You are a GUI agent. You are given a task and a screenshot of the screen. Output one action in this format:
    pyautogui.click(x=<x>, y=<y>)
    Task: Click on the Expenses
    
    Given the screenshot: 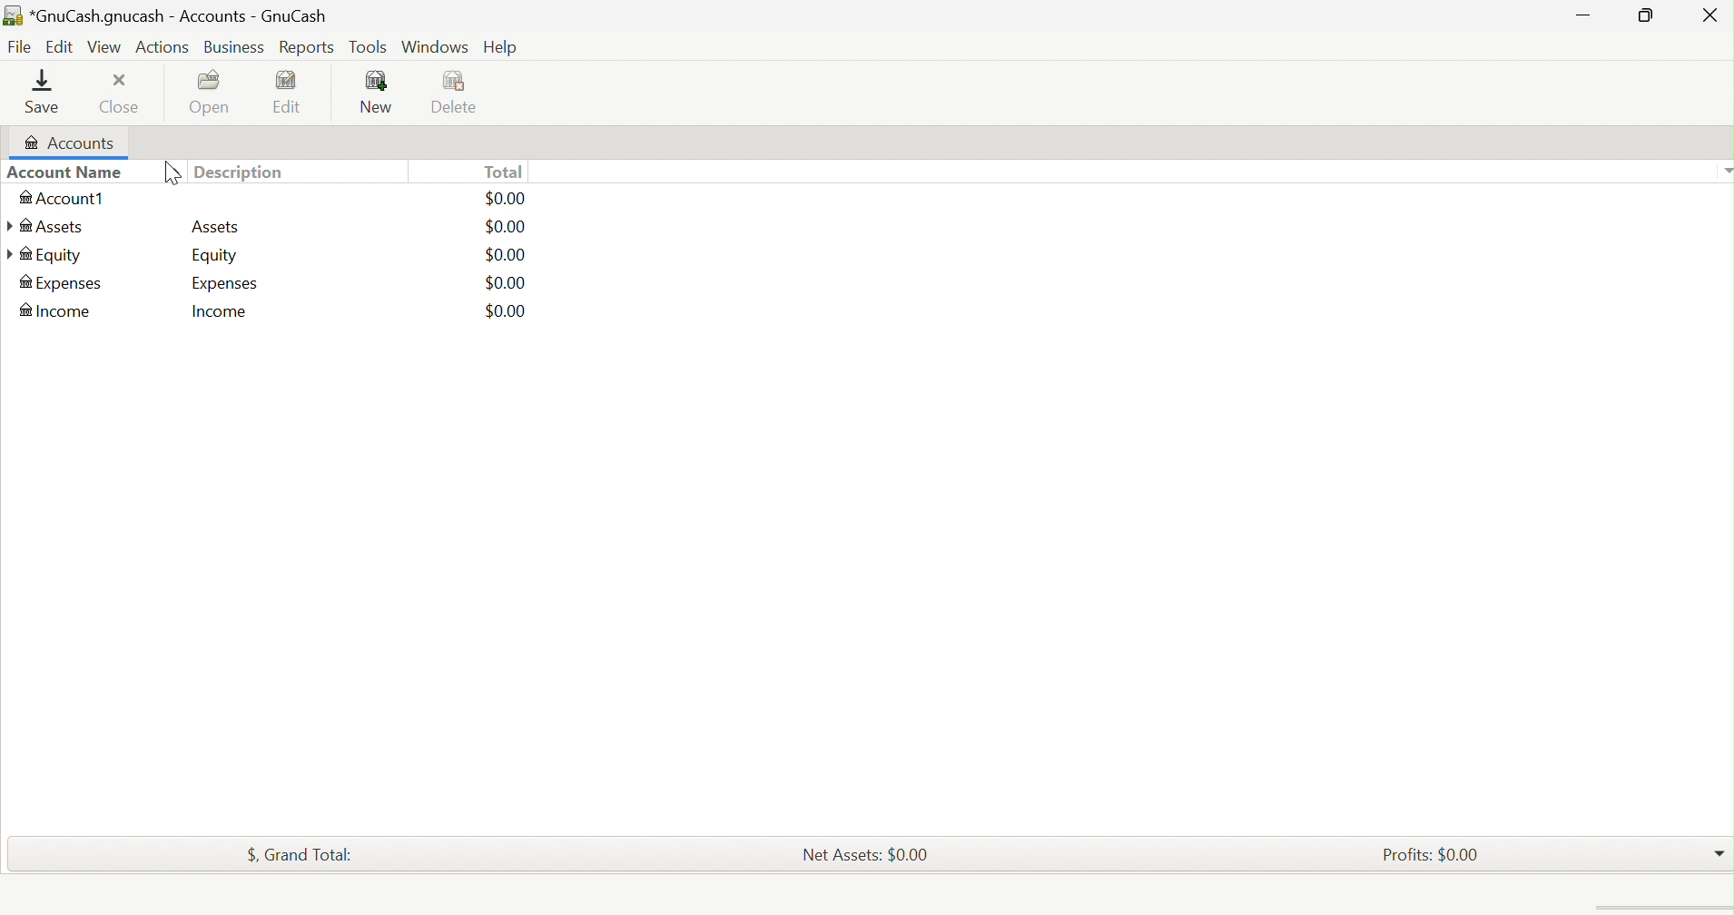 What is the action you would take?
    pyautogui.click(x=226, y=255)
    